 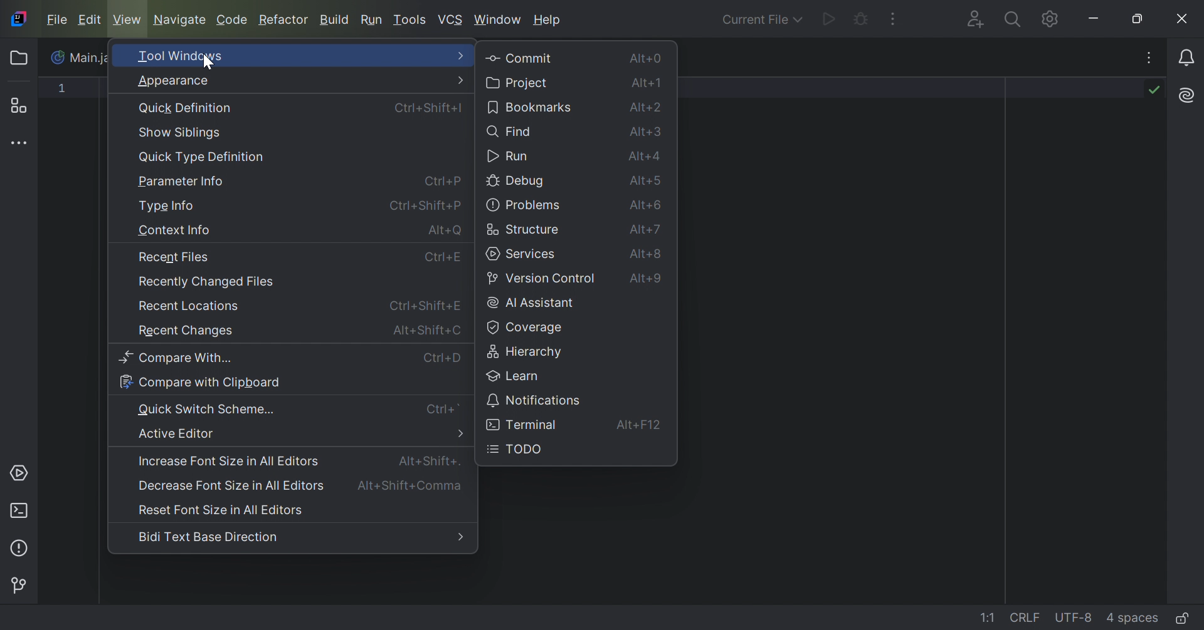 I want to click on Alt+F12, so click(x=639, y=425).